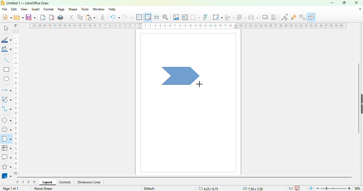 The image size is (363, 191). Describe the element at coordinates (148, 17) in the screenshot. I see `snap to grid` at that location.